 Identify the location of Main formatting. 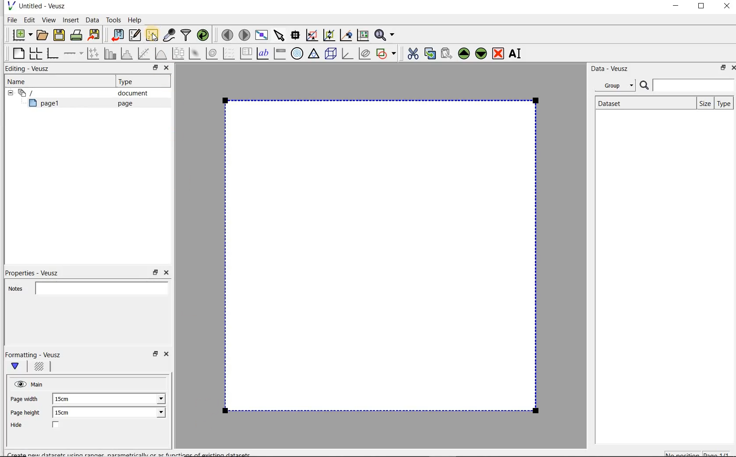
(19, 367).